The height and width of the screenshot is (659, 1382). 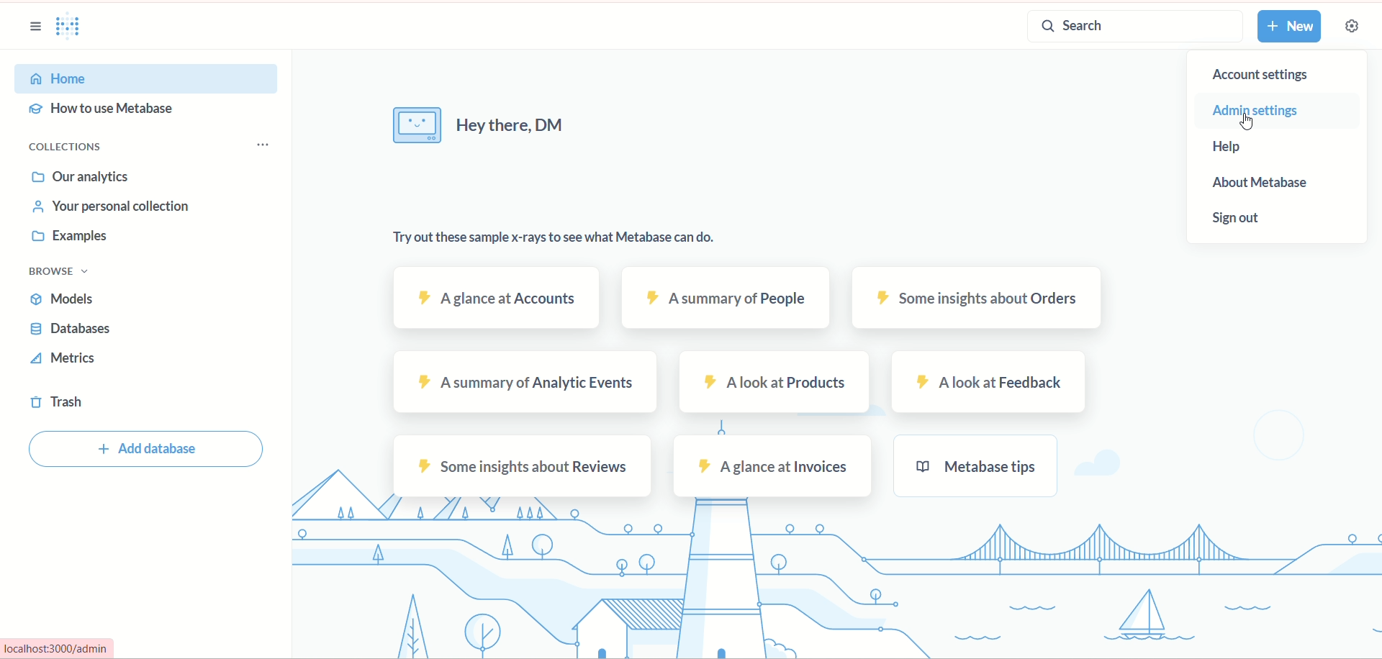 I want to click on about metabase, so click(x=1258, y=183).